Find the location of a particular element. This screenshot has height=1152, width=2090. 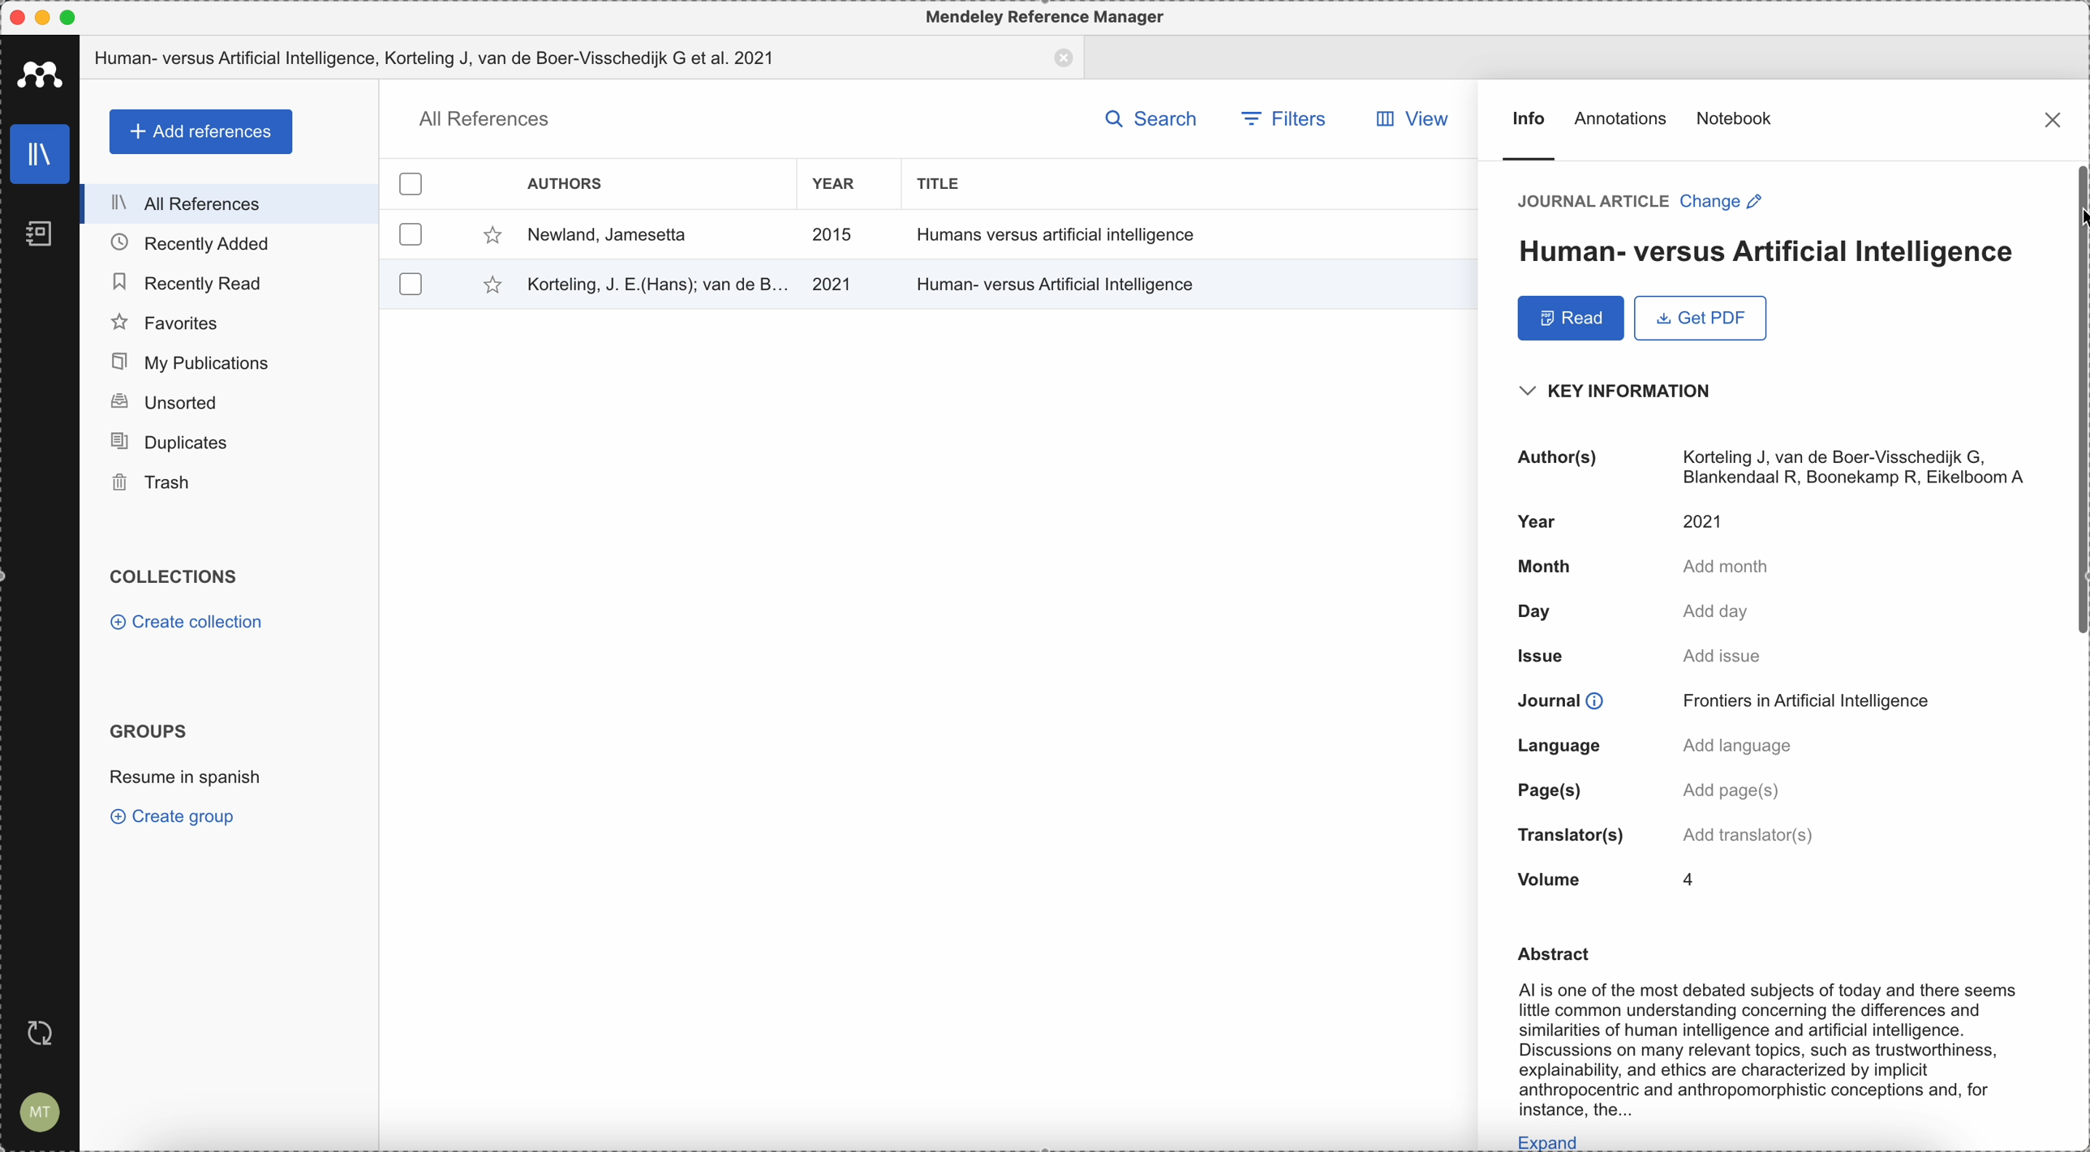

year 2021 is located at coordinates (1622, 522).